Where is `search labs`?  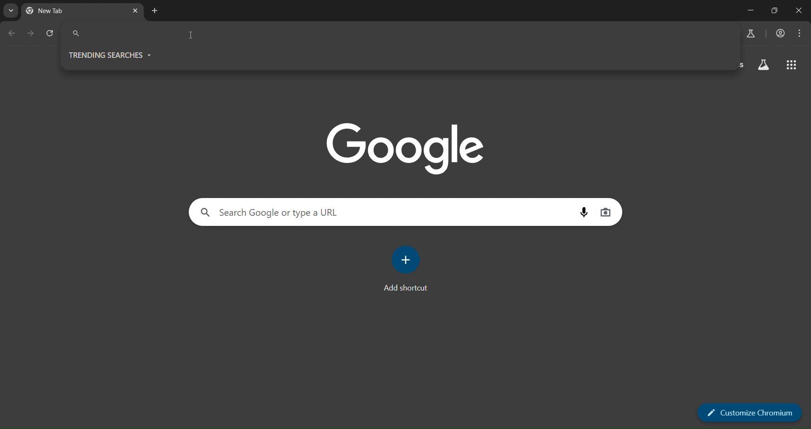
search labs is located at coordinates (11, 12).